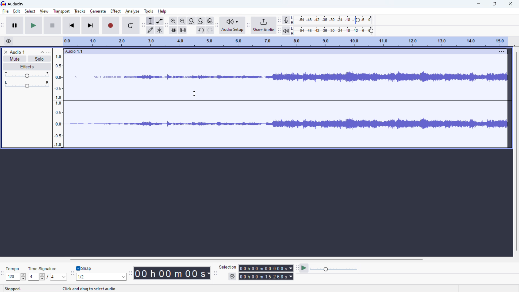 The height and width of the screenshot is (292, 519). Describe the element at coordinates (44, 11) in the screenshot. I see `view` at that location.